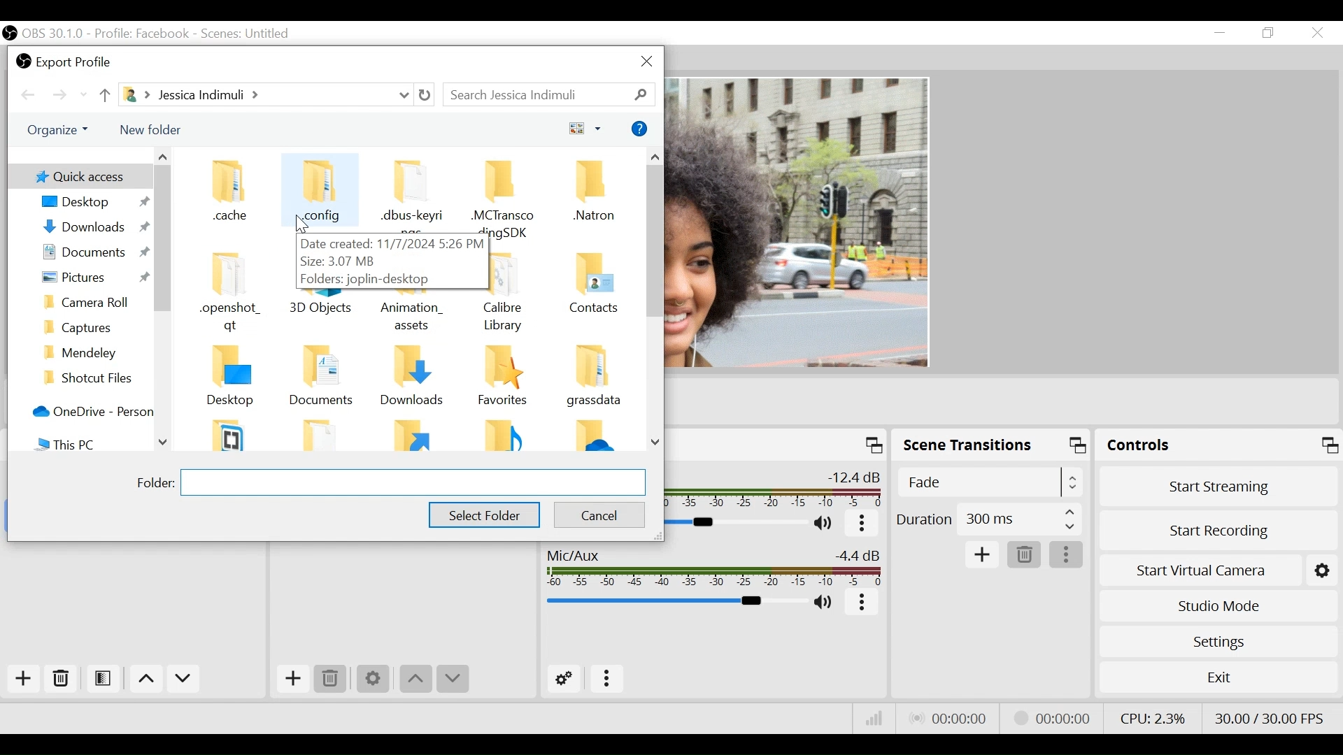  What do you see at coordinates (656, 443) in the screenshot?
I see `Scroll Down` at bounding box center [656, 443].